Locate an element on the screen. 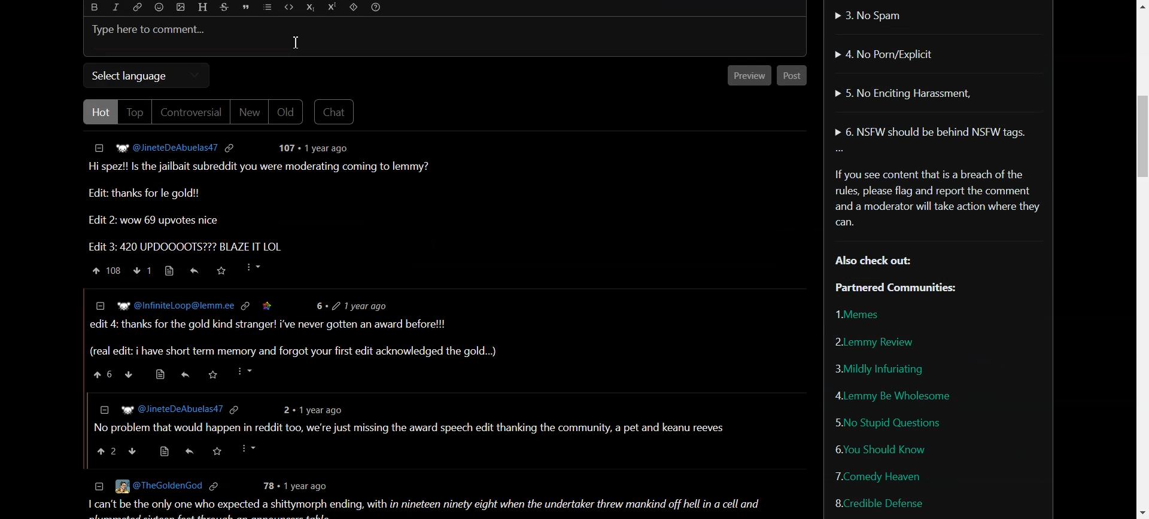 The width and height of the screenshot is (1149, 519). | edit 4: thanks for the gold kind stranger! i've never gotten an award before!!! is located at coordinates (269, 325).